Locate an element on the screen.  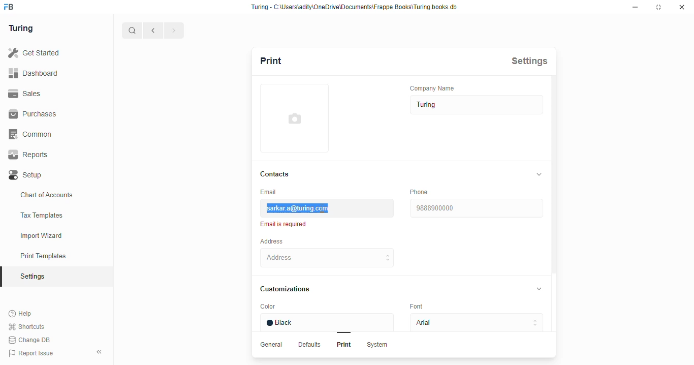
Avial is located at coordinates (474, 323).